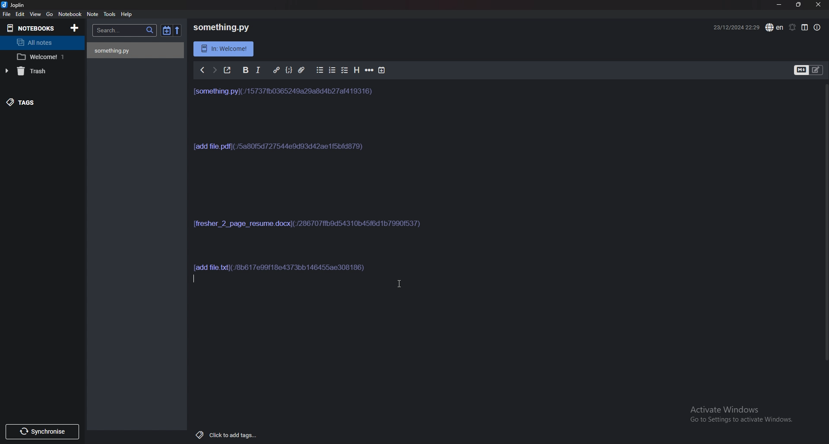 The image size is (829, 444). I want to click on File, so click(6, 14).